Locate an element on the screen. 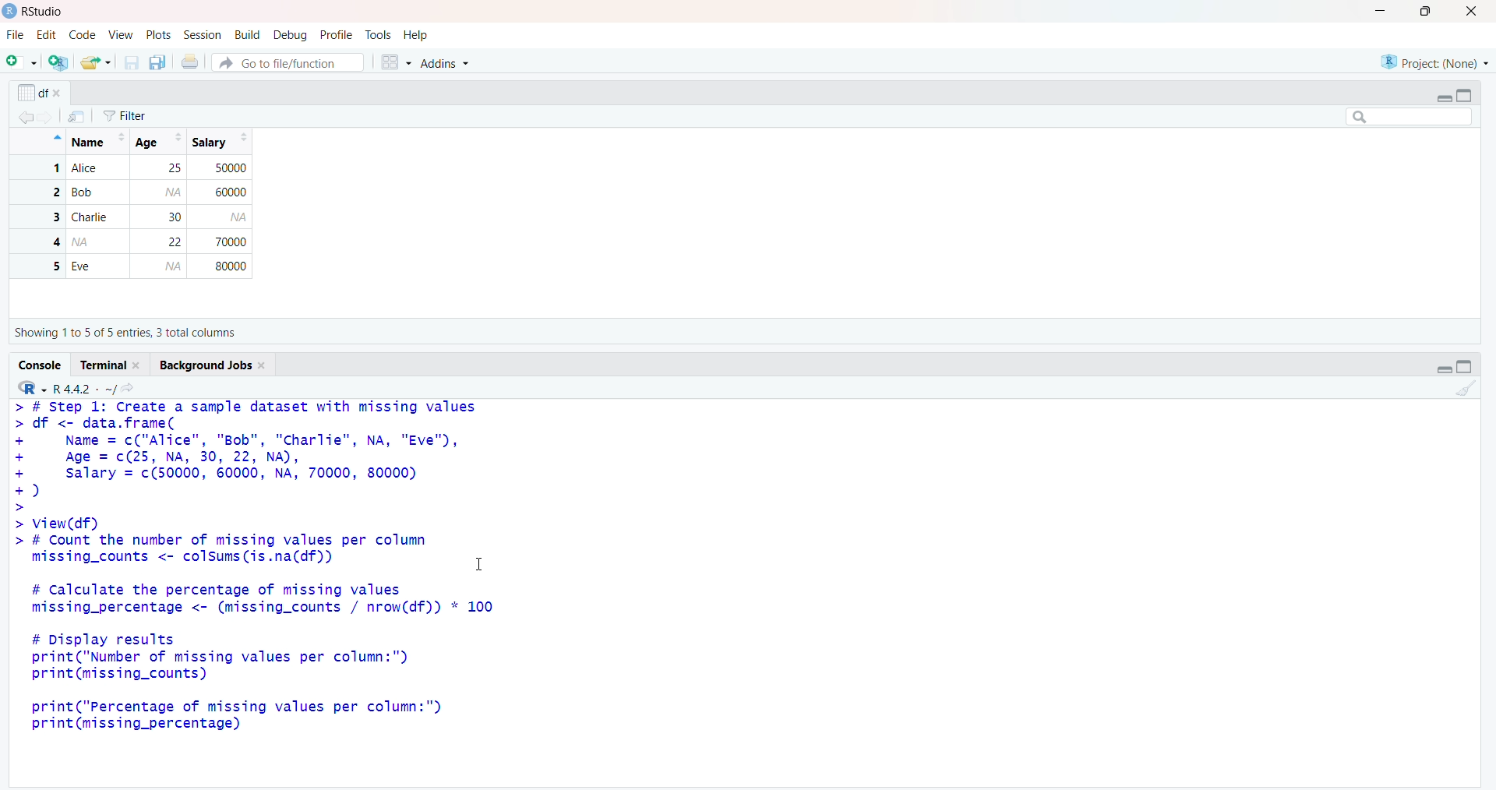 The image size is (1496, 790). New File is located at coordinates (21, 62).